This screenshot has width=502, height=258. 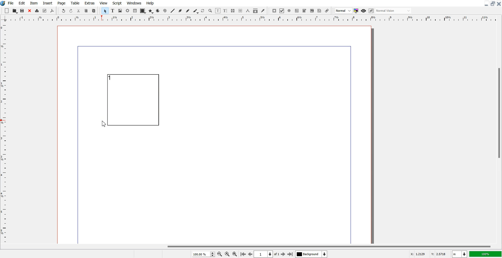 I want to click on Vertical Scroll bar, so click(x=499, y=133).